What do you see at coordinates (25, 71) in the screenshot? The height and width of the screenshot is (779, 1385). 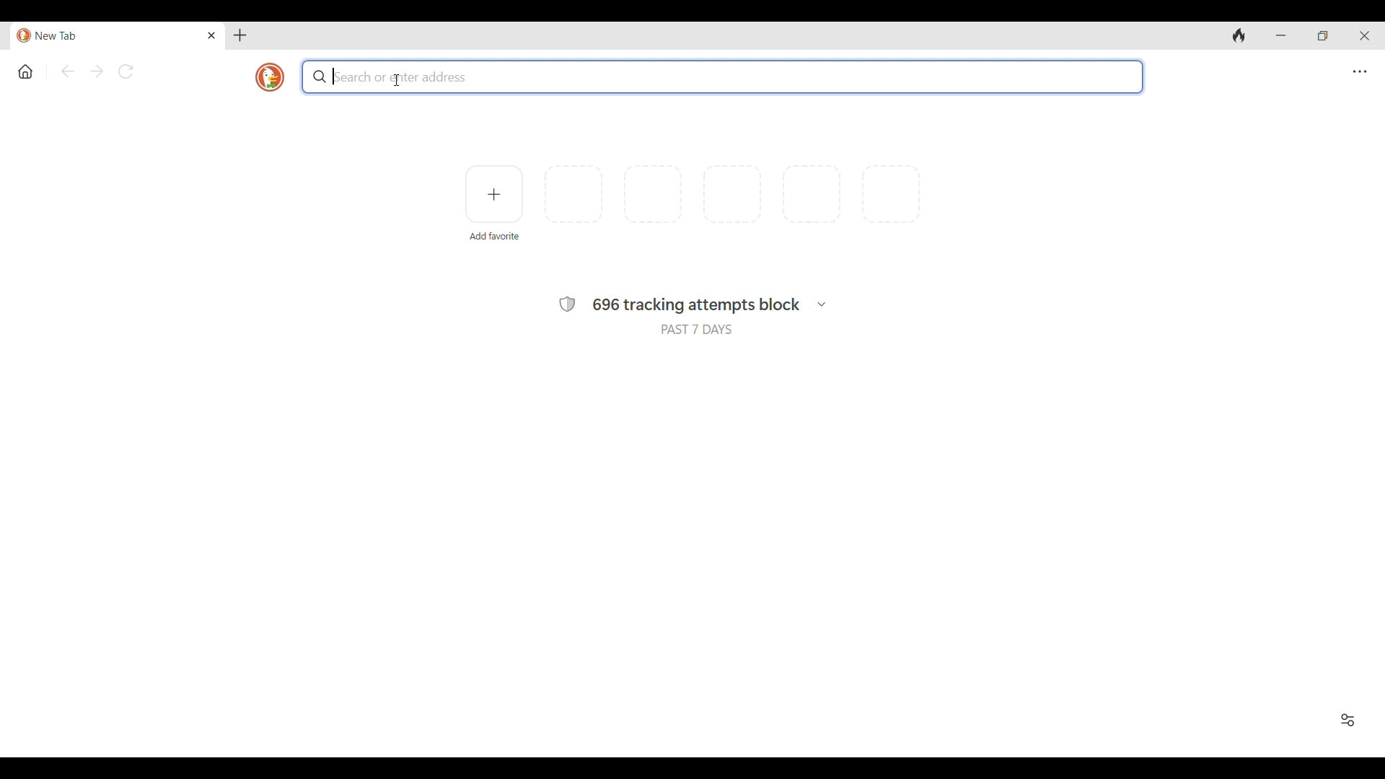 I see `Home` at bounding box center [25, 71].